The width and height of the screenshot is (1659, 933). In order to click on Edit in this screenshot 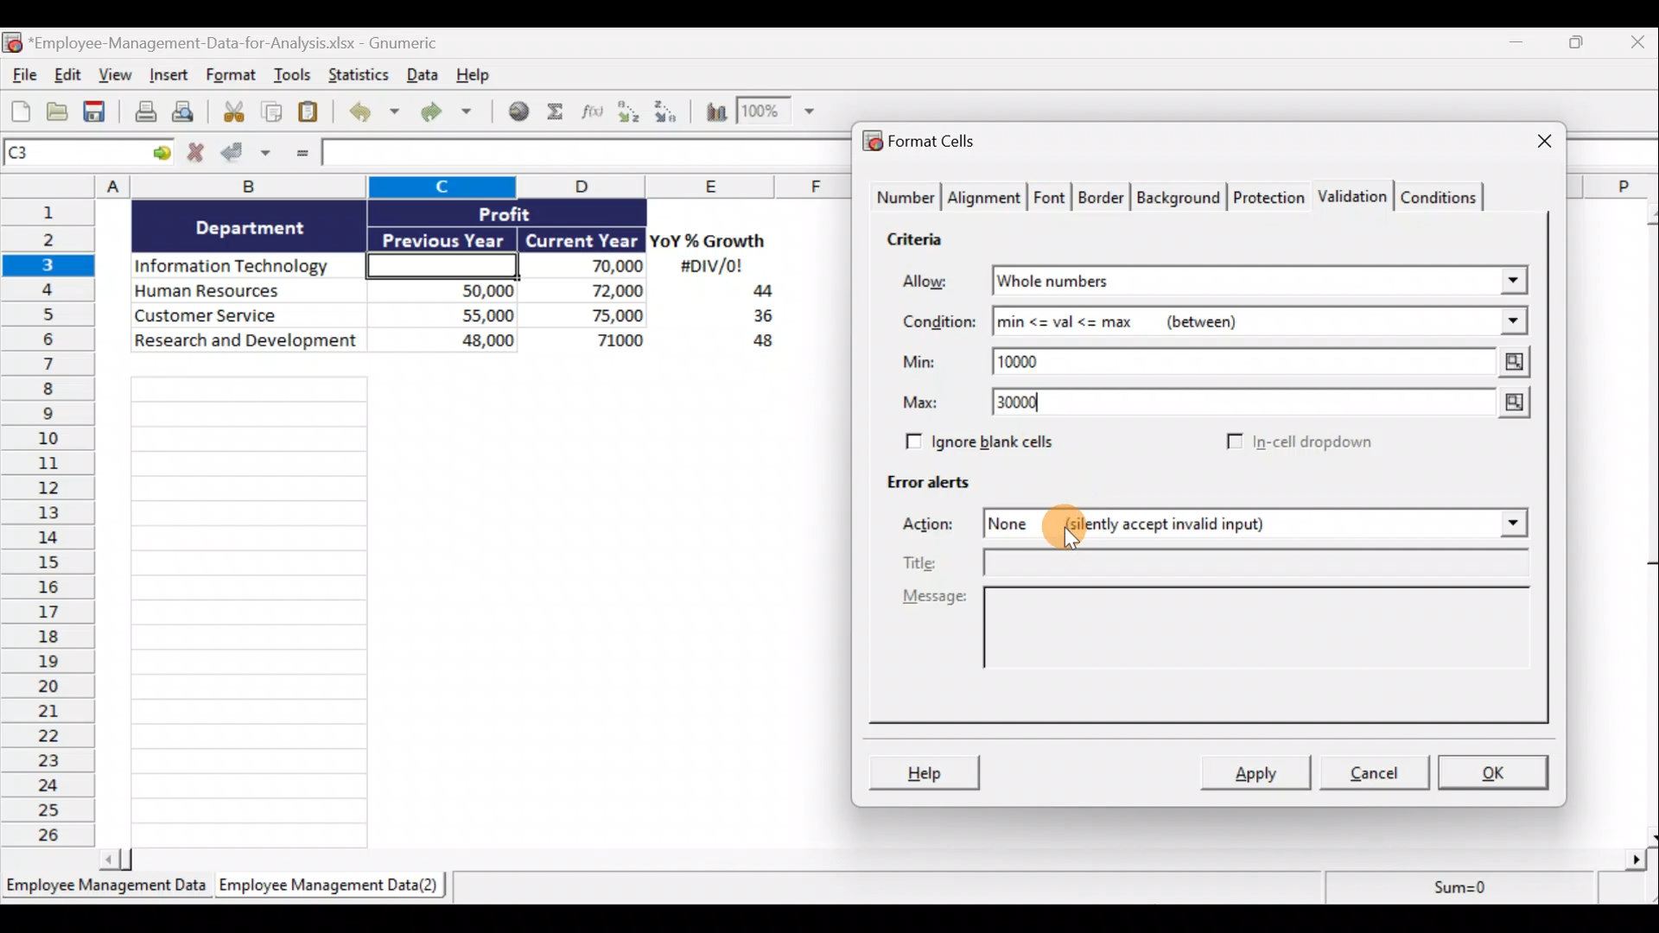, I will do `click(67, 76)`.